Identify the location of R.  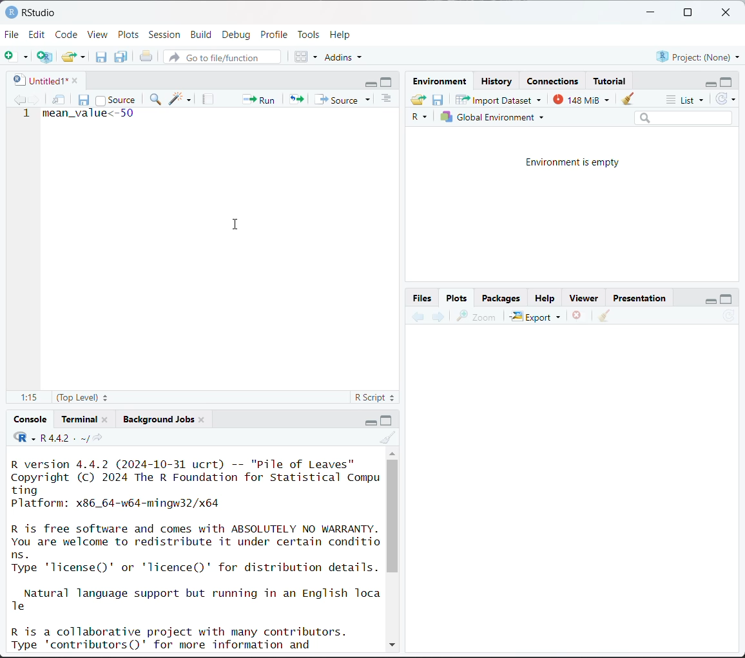
(421, 118).